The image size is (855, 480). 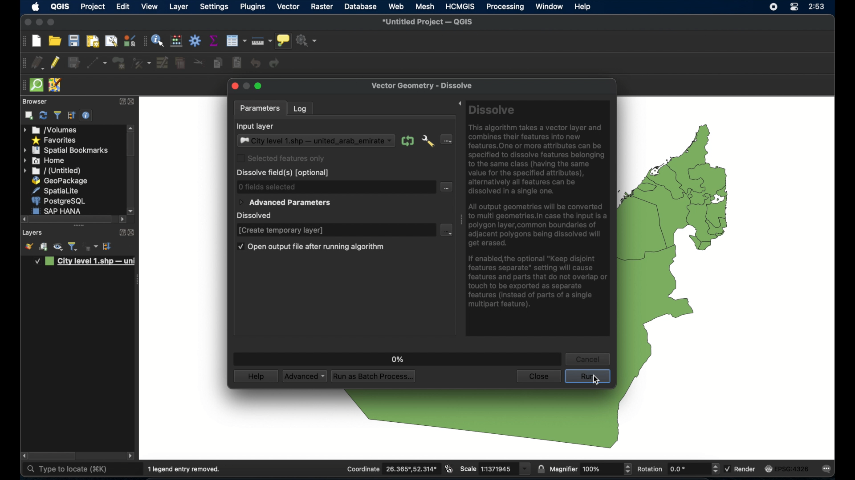 What do you see at coordinates (198, 62) in the screenshot?
I see `cut features` at bounding box center [198, 62].